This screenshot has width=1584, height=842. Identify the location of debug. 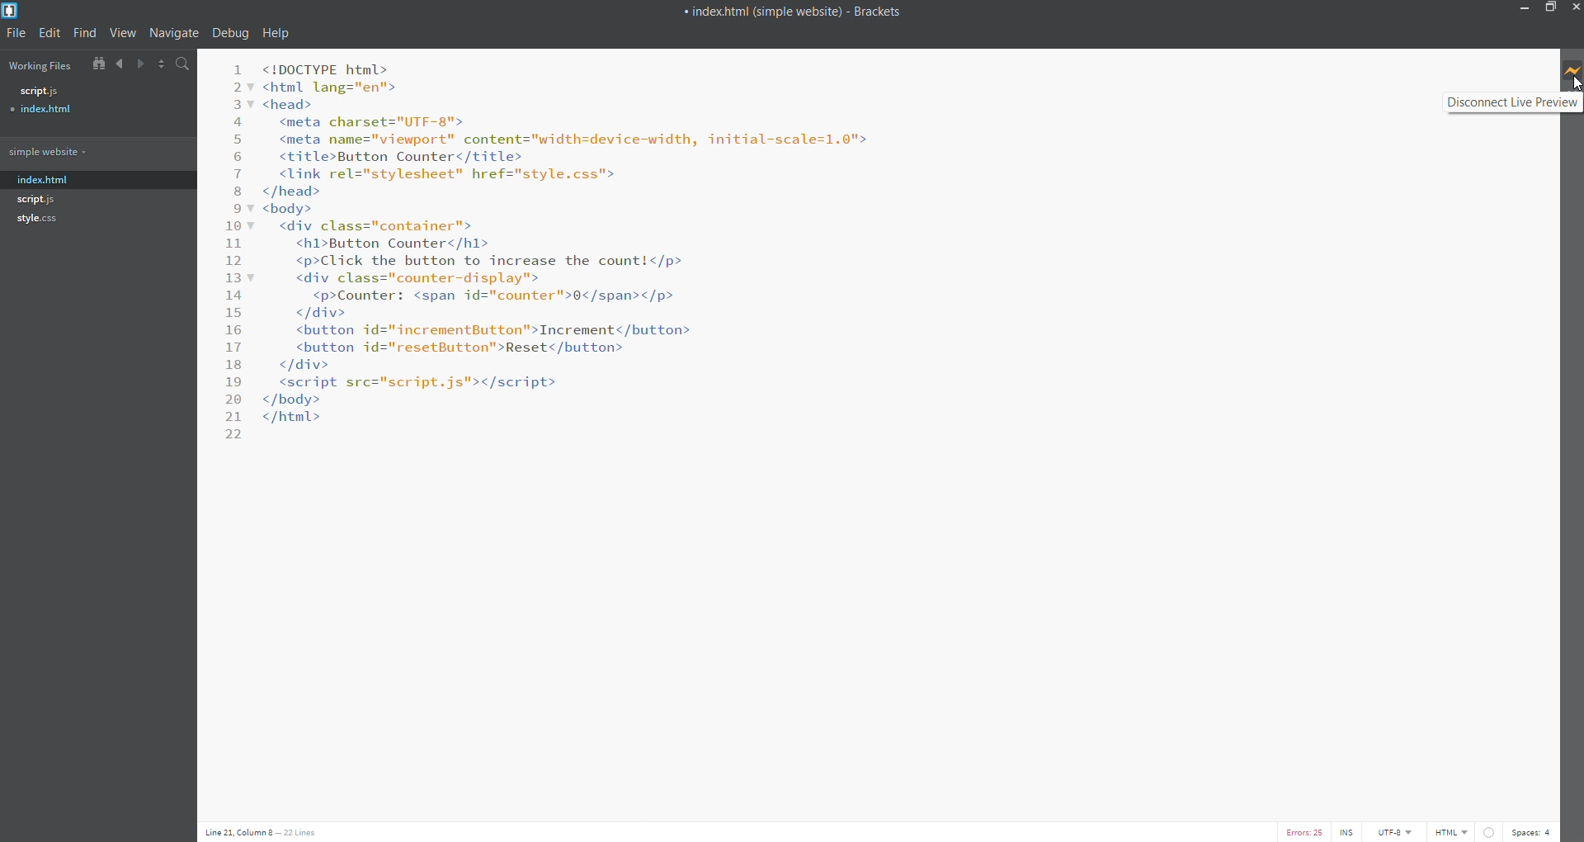
(229, 35).